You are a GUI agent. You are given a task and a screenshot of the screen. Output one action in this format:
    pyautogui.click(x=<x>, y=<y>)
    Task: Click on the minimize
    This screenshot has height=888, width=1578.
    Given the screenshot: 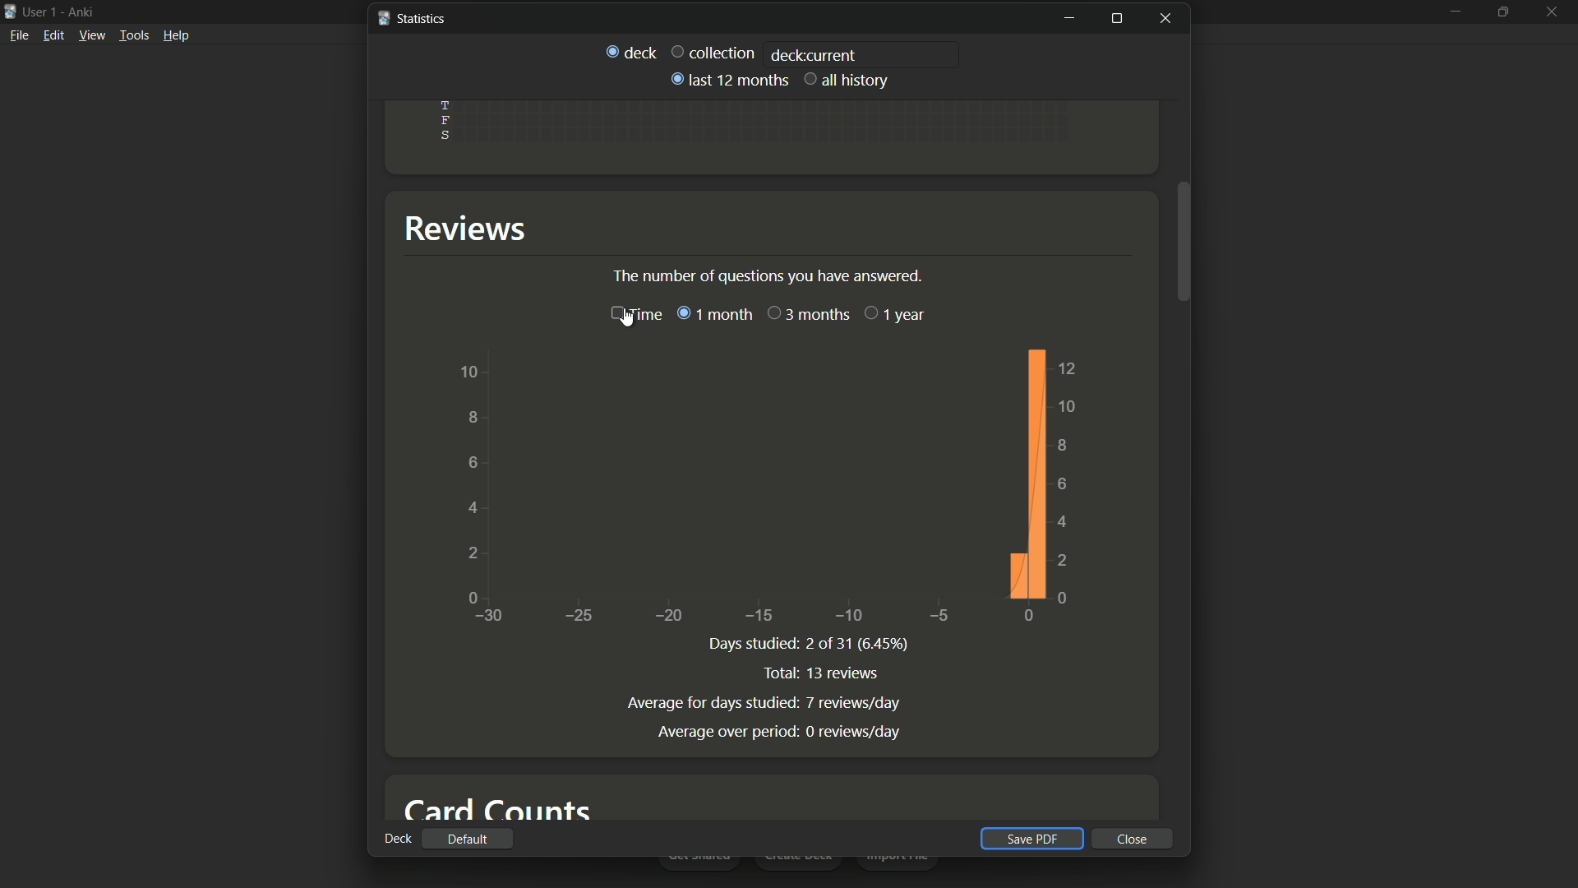 What is the action you would take?
    pyautogui.click(x=1456, y=12)
    